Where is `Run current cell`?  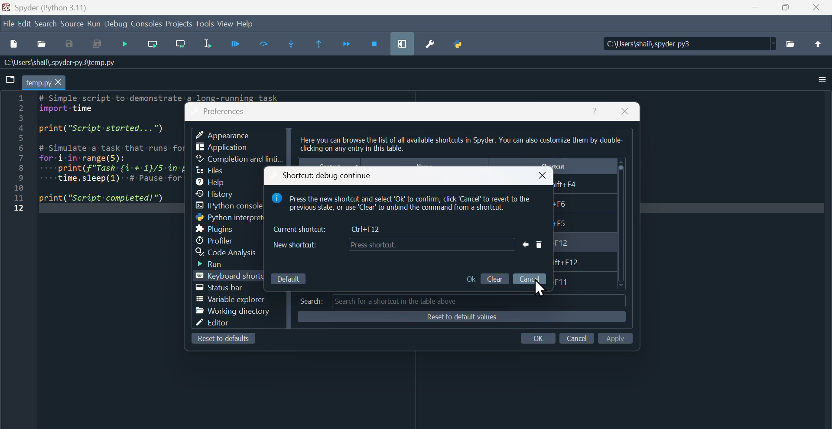 Run current cell is located at coordinates (264, 44).